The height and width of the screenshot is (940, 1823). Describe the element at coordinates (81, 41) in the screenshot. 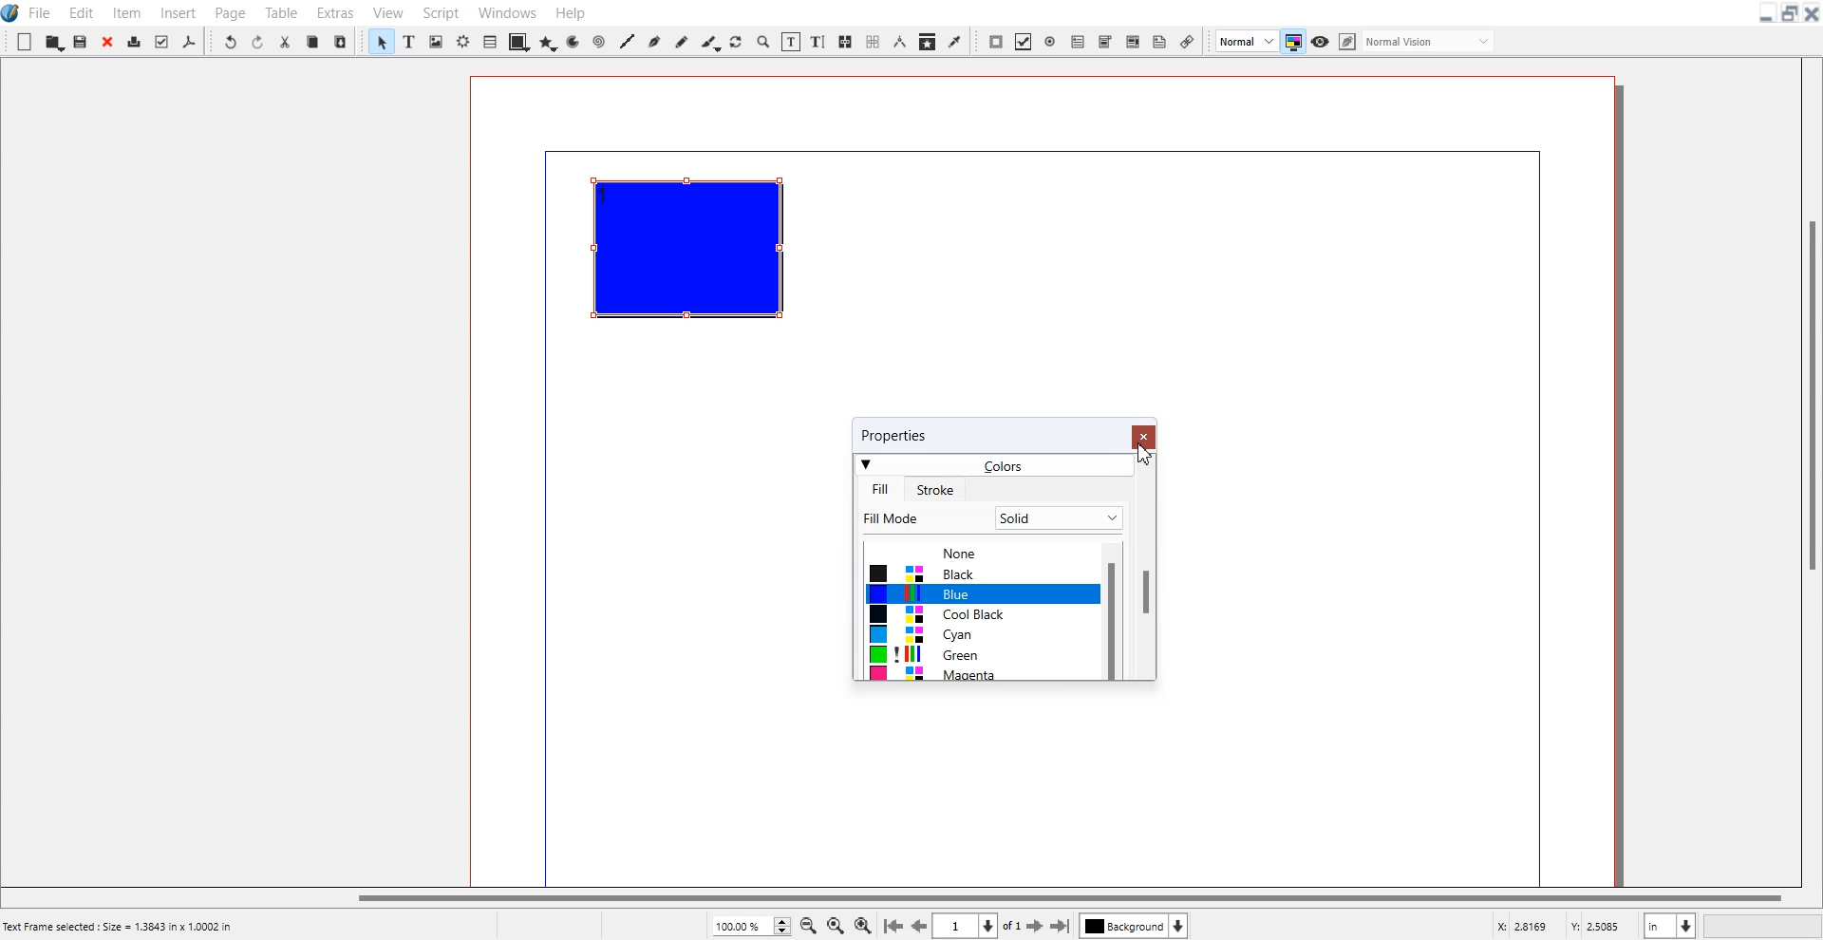

I see `Save` at that location.